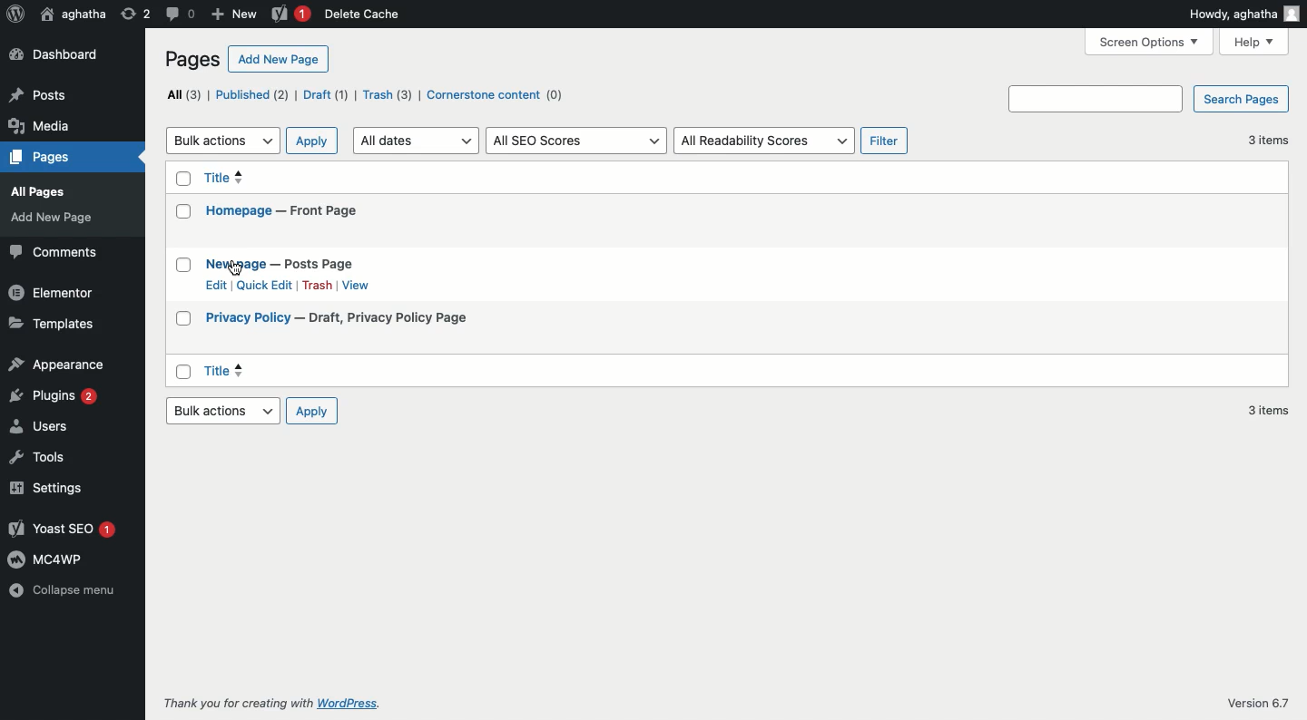 This screenshot has width=1307, height=720. Describe the element at coordinates (359, 319) in the screenshot. I see `privacy policy- draft, privacy policy pages` at that location.